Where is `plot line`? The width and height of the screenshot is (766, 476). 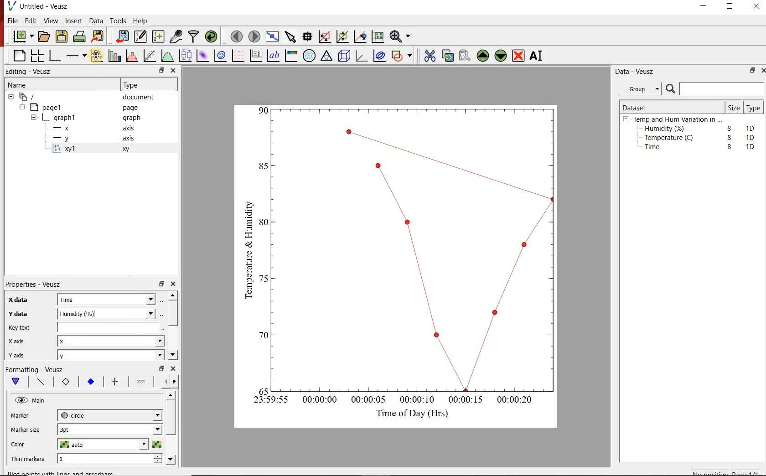 plot line is located at coordinates (41, 382).